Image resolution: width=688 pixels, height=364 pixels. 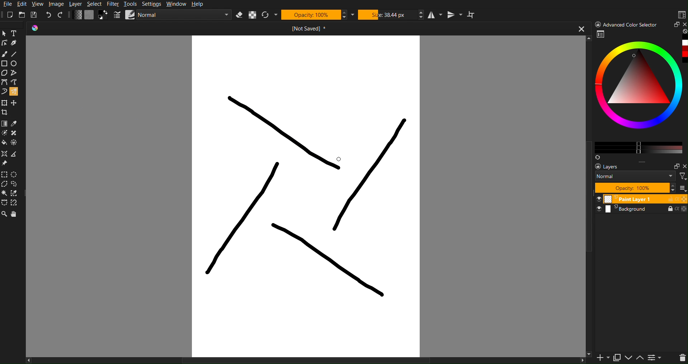 What do you see at coordinates (5, 184) in the screenshot?
I see `Polygon selection Tool` at bounding box center [5, 184].